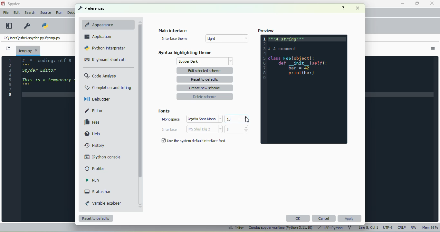  Describe the element at coordinates (105, 48) in the screenshot. I see `python interpreter` at that location.